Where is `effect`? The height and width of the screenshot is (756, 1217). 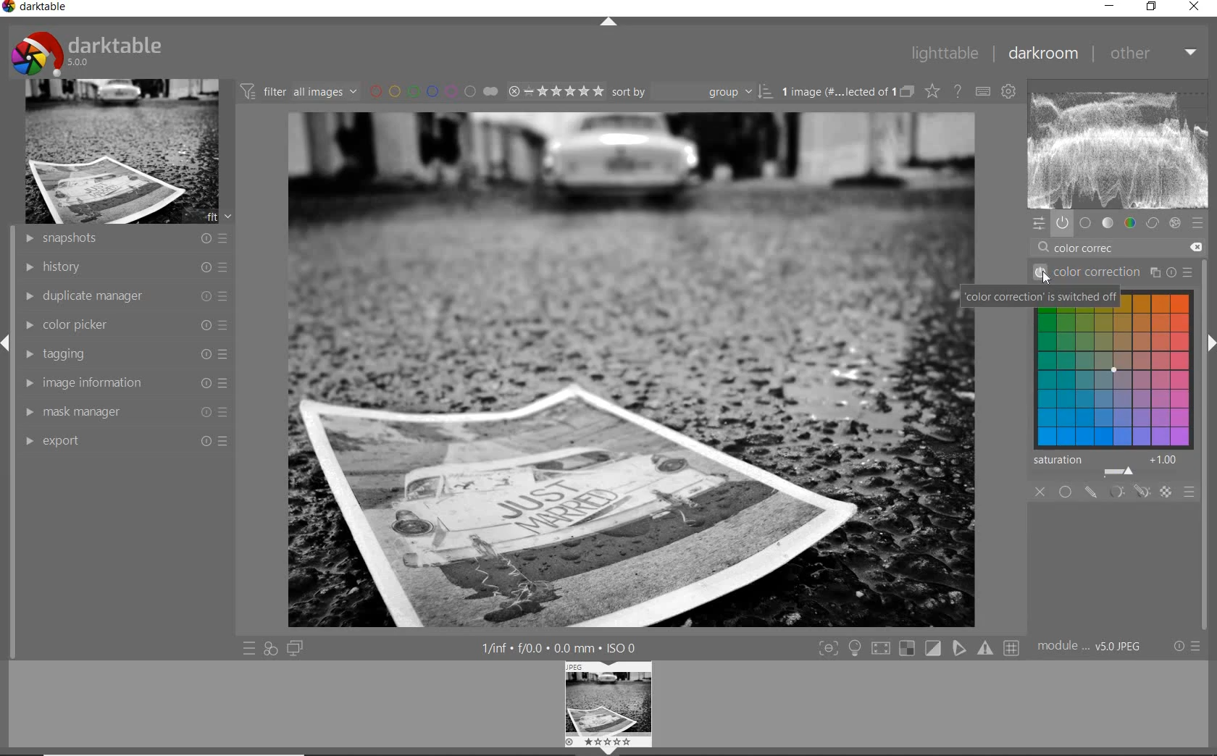 effect is located at coordinates (1174, 223).